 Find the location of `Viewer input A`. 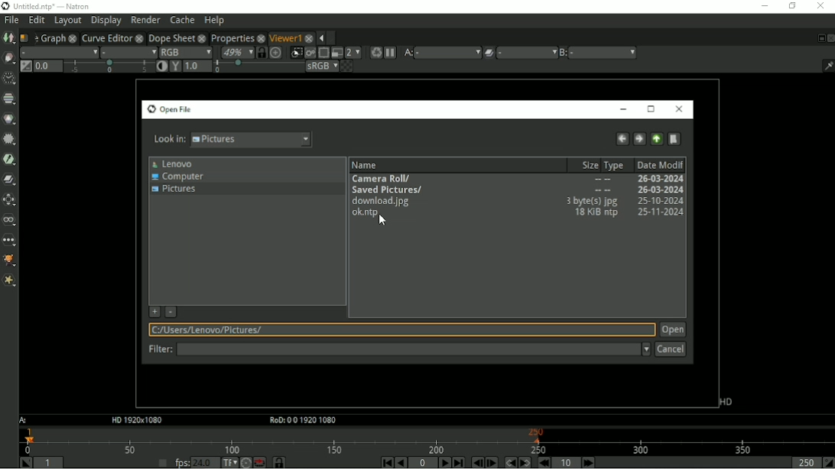

Viewer input A is located at coordinates (407, 53).